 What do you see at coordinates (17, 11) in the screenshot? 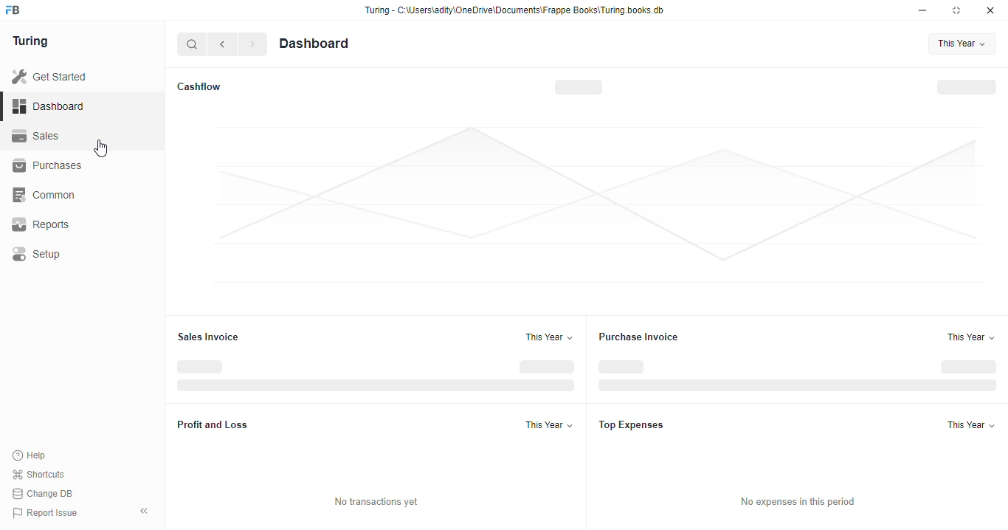
I see `frappebooks logo` at bounding box center [17, 11].